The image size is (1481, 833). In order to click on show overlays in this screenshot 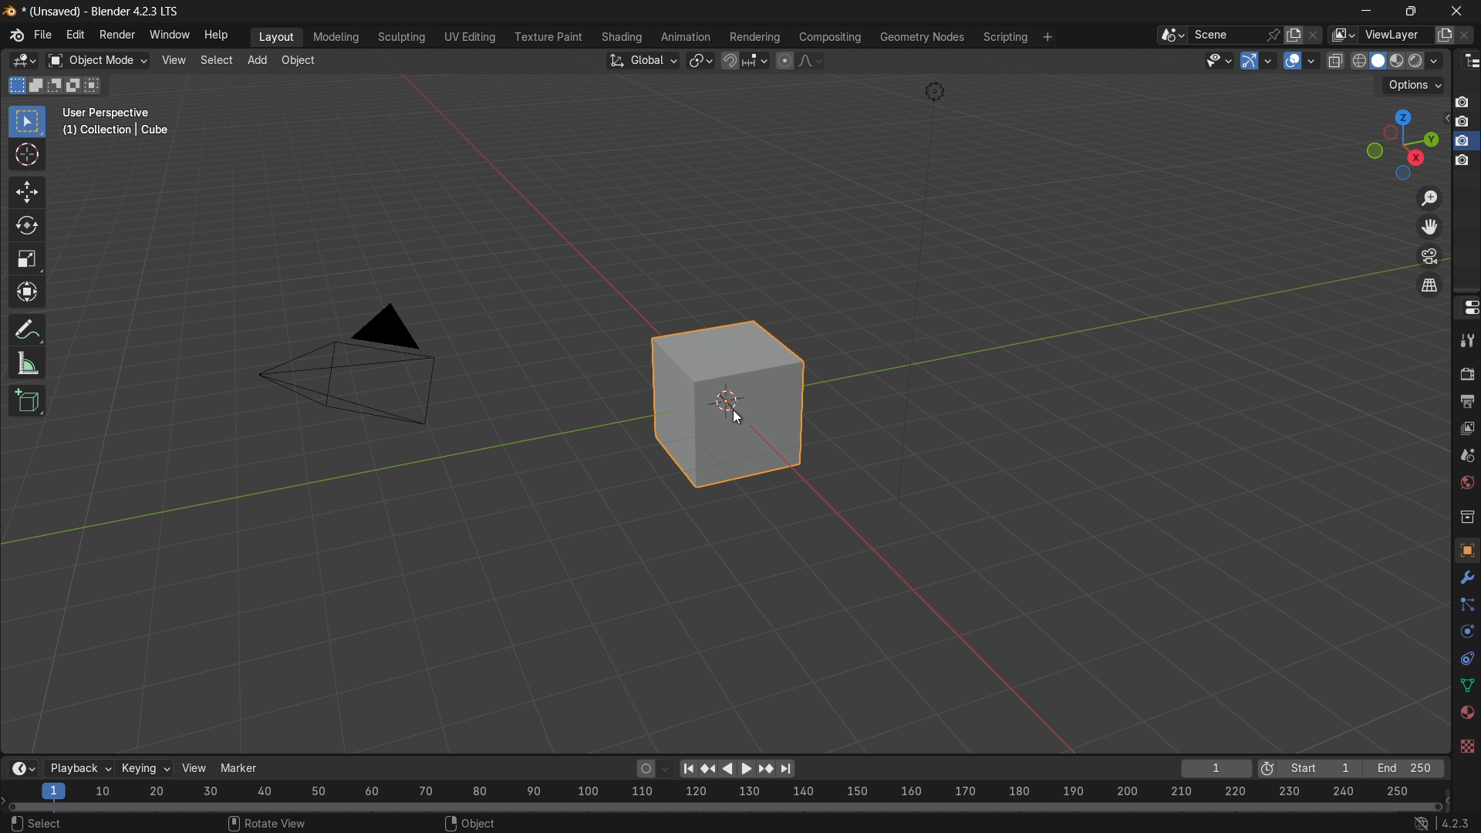, I will do `click(1292, 60)`.